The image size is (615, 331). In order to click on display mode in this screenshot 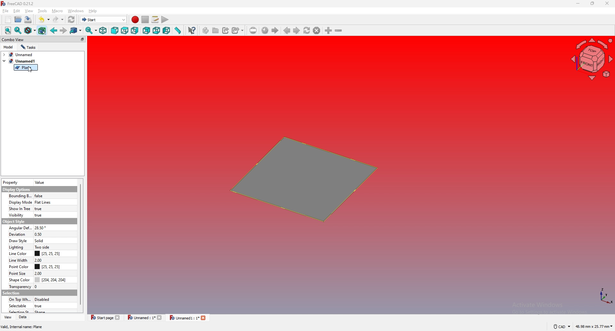, I will do `click(20, 202)`.